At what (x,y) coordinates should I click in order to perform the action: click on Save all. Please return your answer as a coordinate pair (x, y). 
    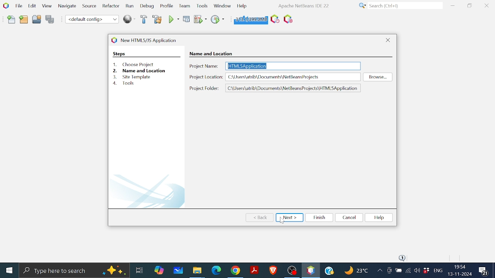
    Looking at the image, I should click on (50, 20).